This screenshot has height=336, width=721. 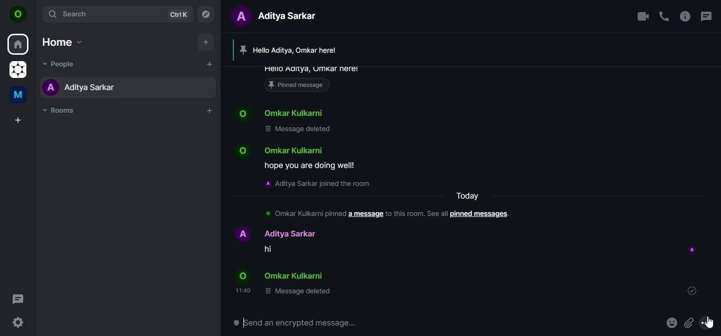 I want to click on voice call, so click(x=664, y=16).